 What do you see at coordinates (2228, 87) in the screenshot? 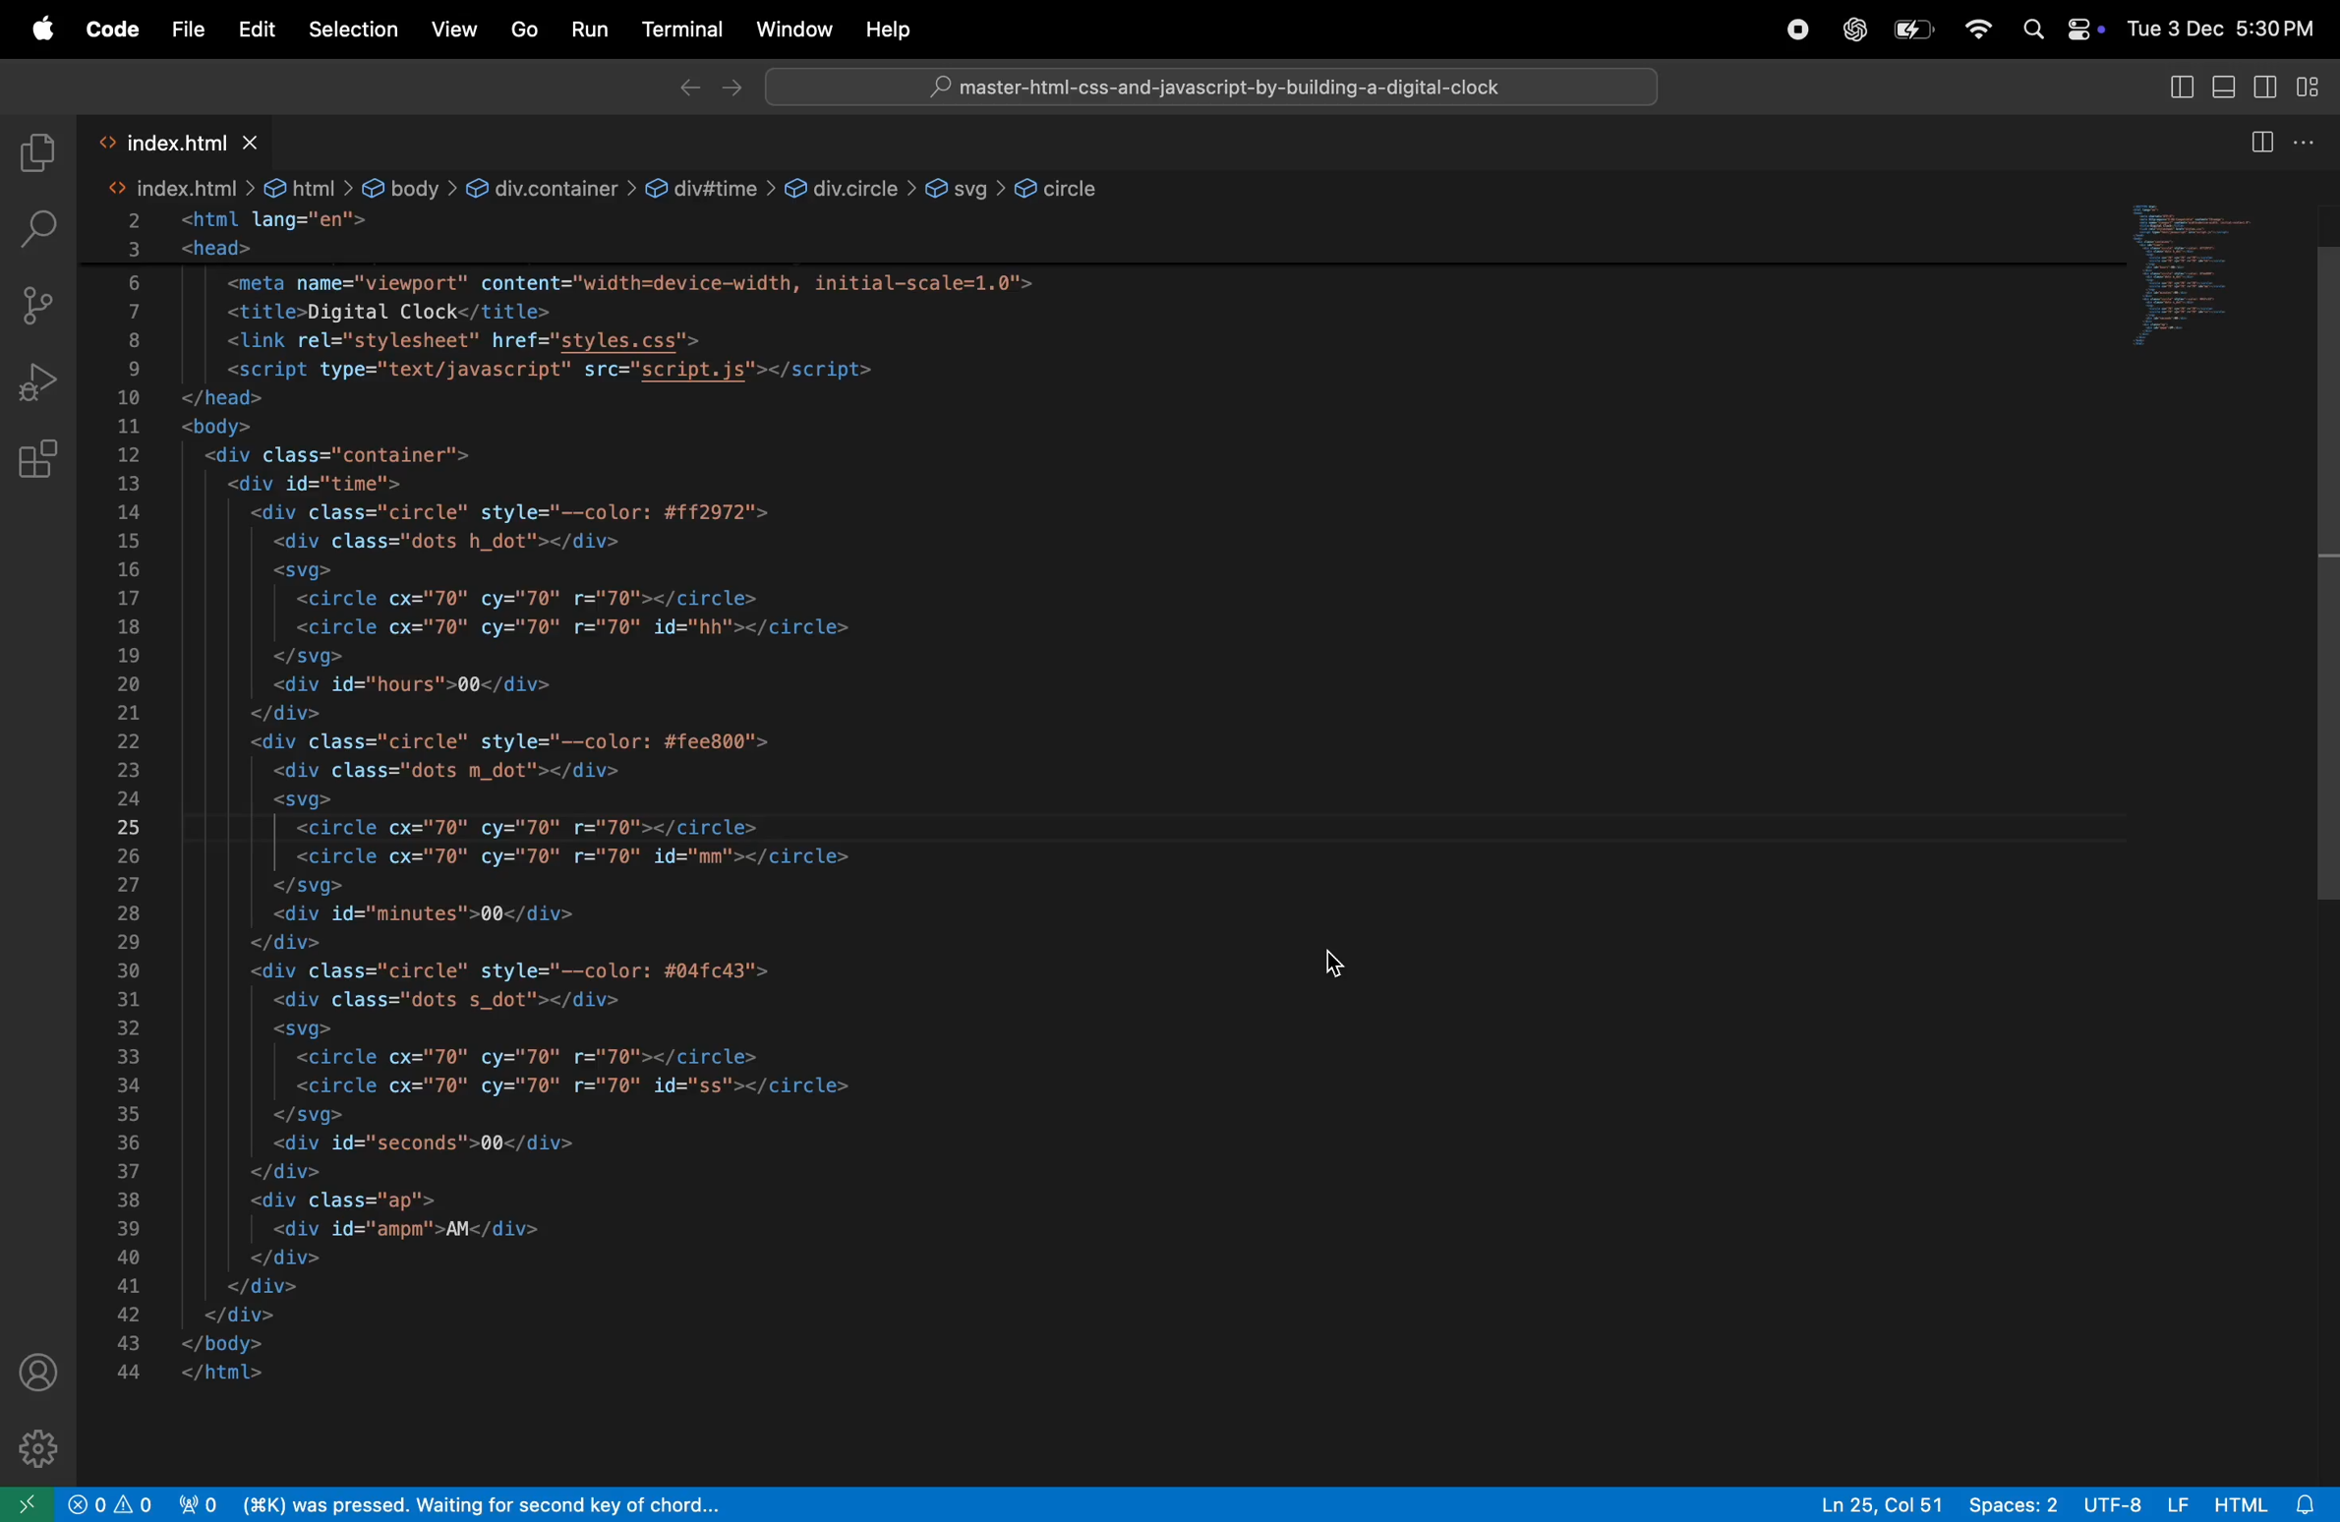
I see `toggle panel` at bounding box center [2228, 87].